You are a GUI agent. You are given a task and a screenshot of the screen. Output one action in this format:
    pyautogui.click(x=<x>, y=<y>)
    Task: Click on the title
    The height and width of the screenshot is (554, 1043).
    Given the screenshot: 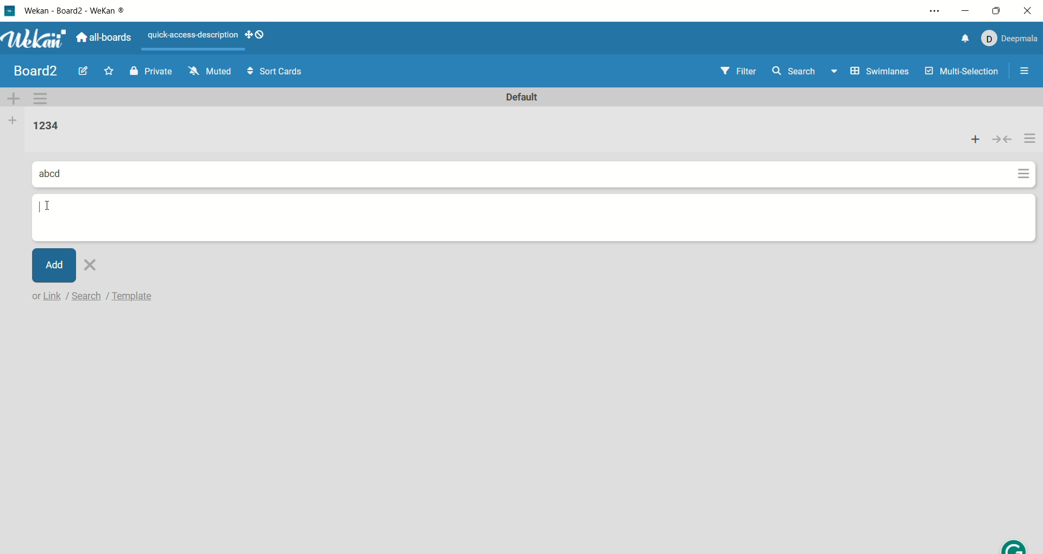 What is the action you would take?
    pyautogui.click(x=32, y=71)
    